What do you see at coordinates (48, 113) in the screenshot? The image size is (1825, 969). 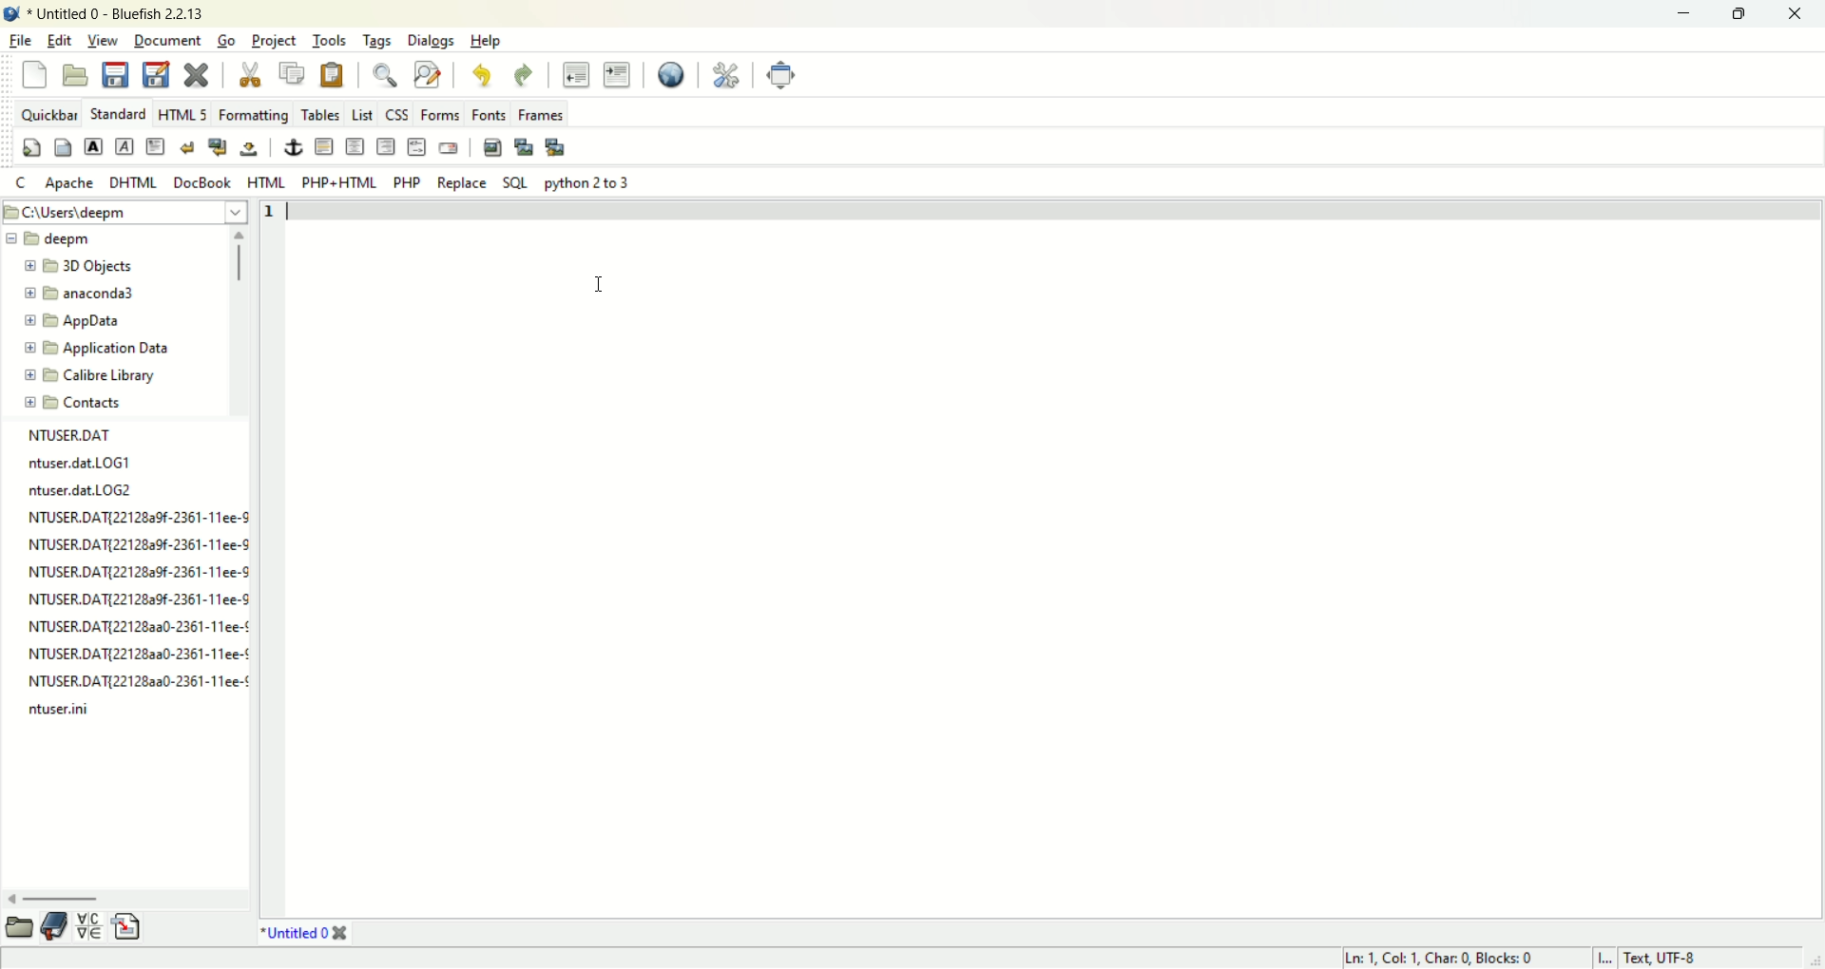 I see `quickbar` at bounding box center [48, 113].